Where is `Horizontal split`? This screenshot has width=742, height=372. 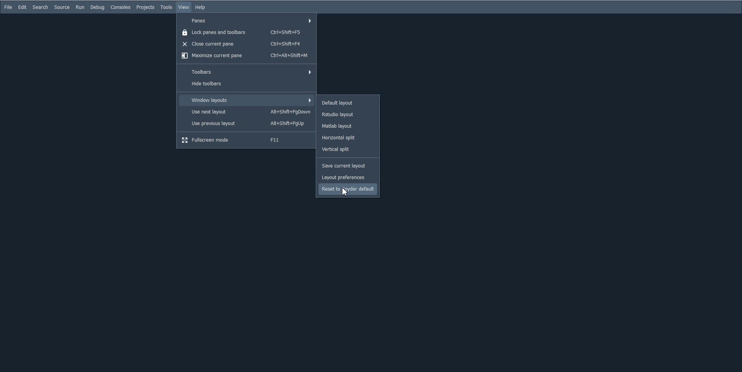
Horizontal split is located at coordinates (348, 138).